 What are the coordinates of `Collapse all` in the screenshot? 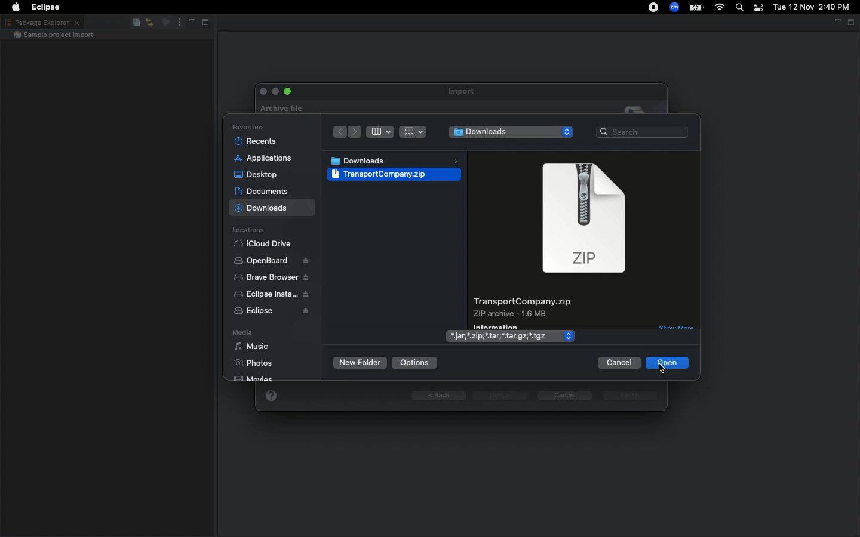 It's located at (134, 24).